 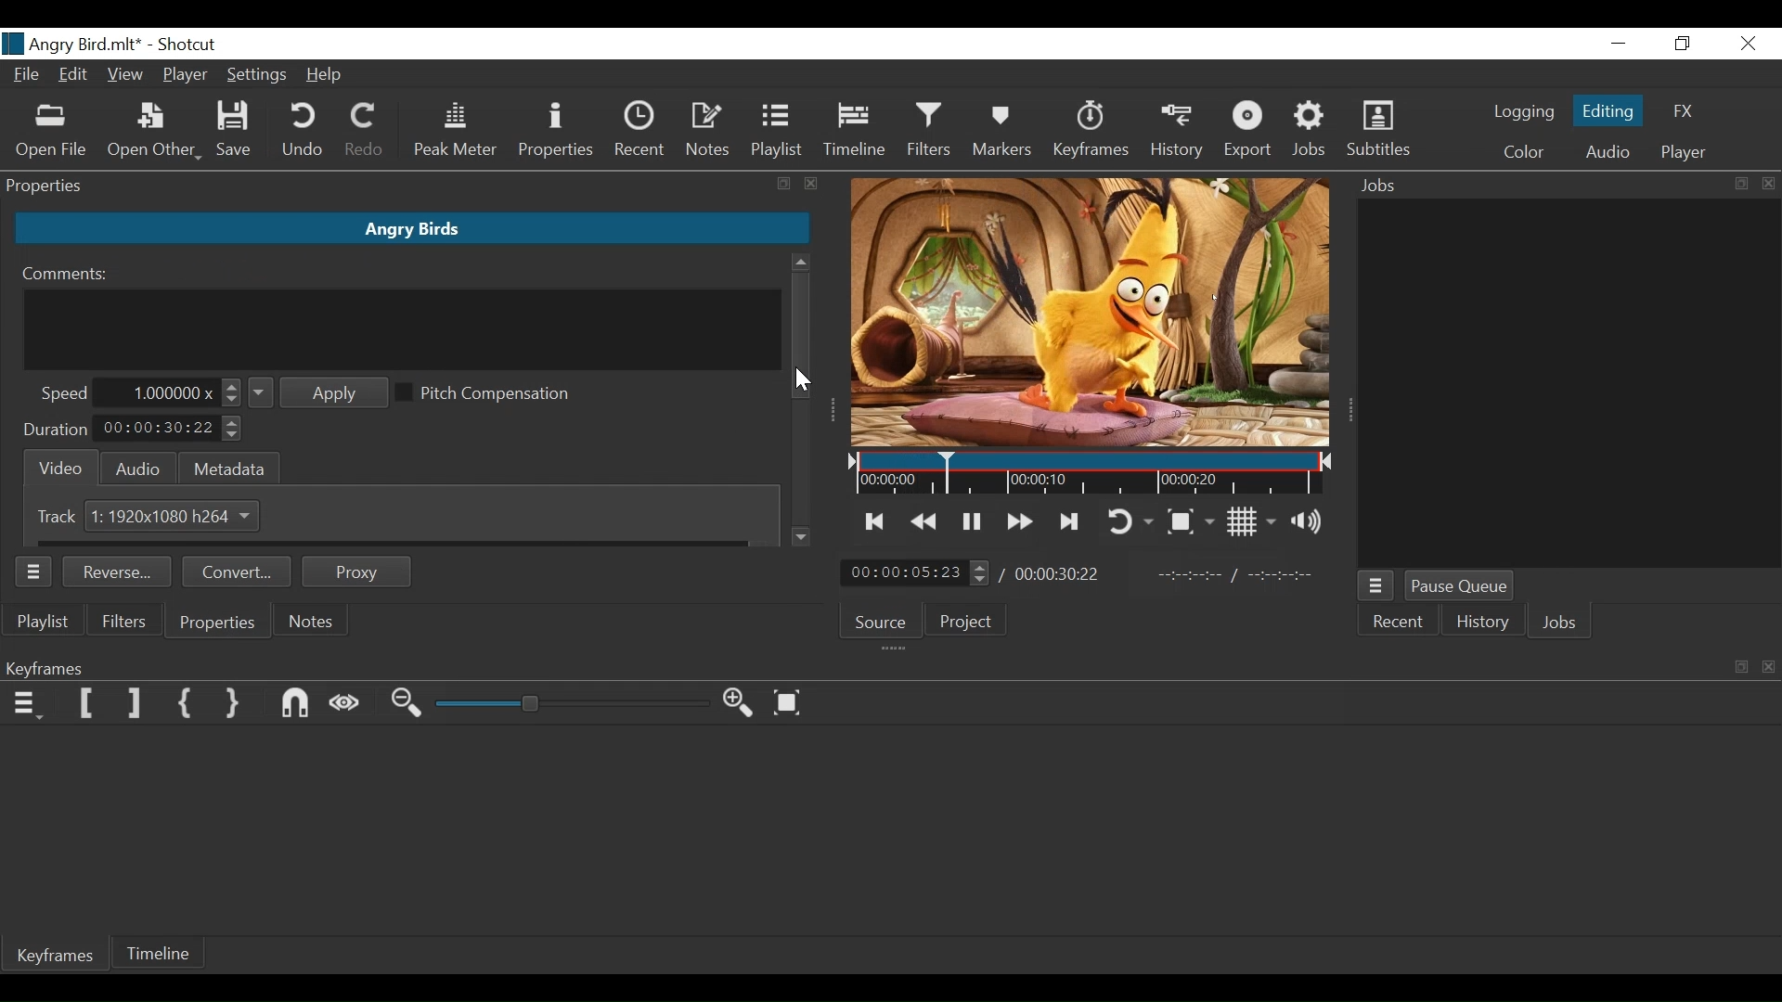 I want to click on Jobs Panel, so click(x=1560, y=186).